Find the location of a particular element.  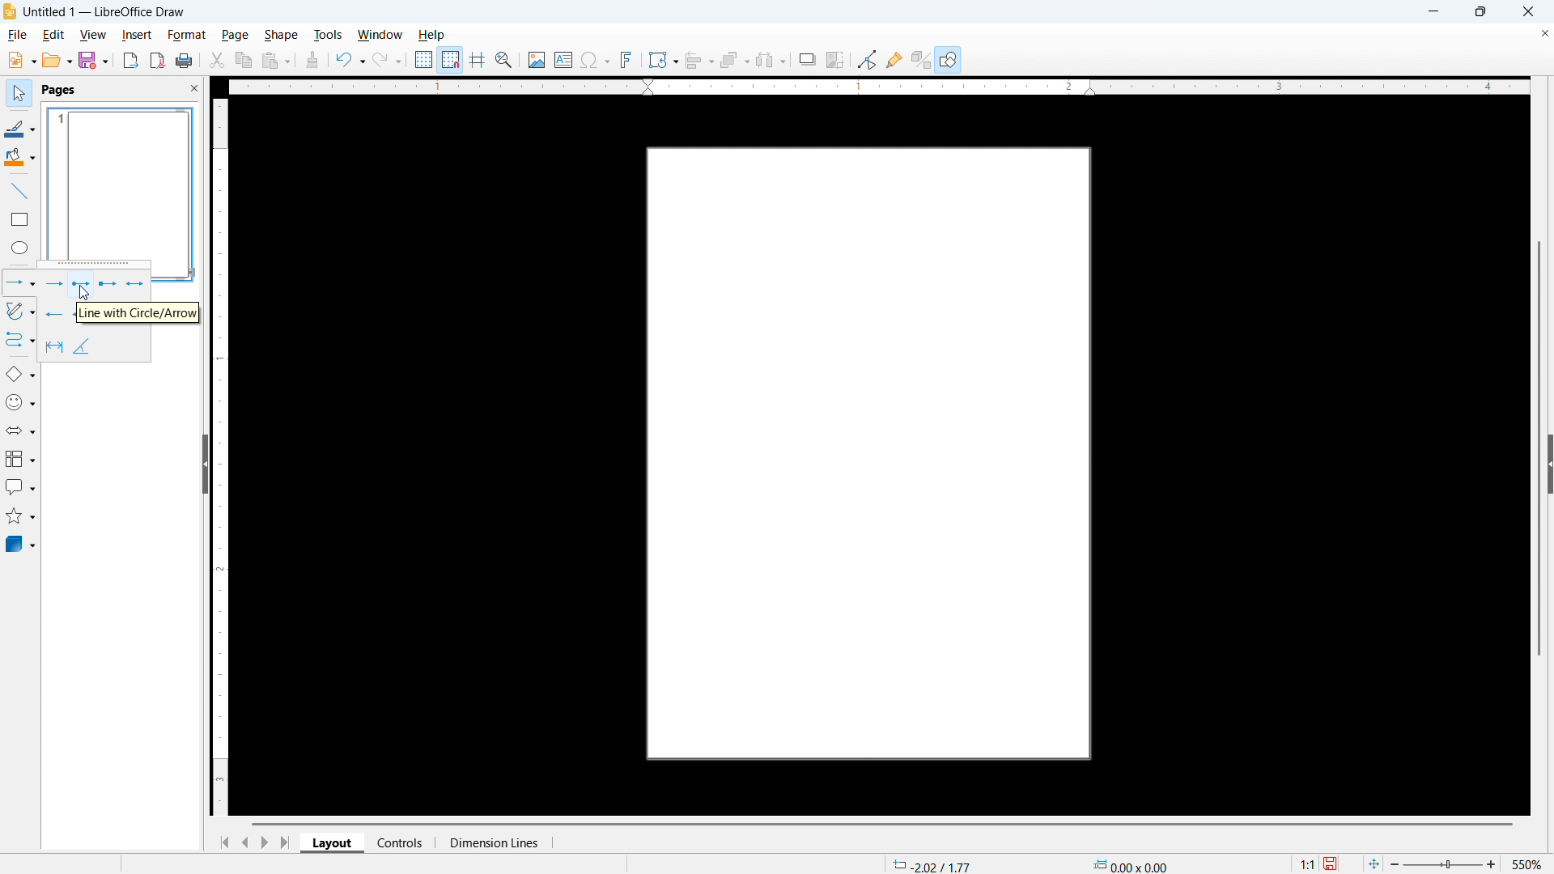

Toggle point edit mode  is located at coordinates (868, 58).